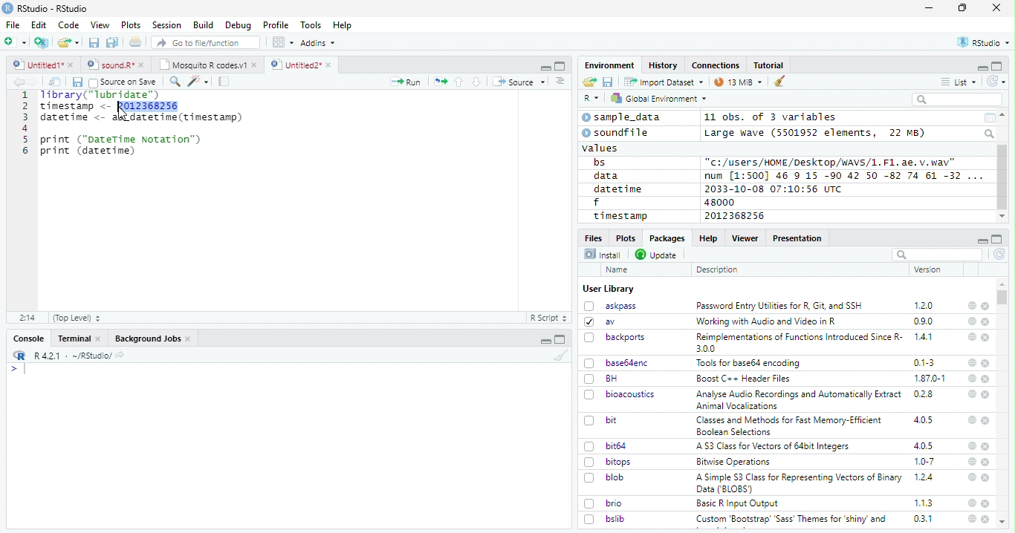 This screenshot has height=533, width=1015. I want to click on bioacoustics, so click(620, 394).